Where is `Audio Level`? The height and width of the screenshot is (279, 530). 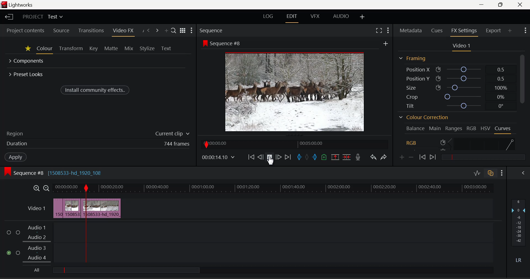
Audio Level is located at coordinates (251, 242).